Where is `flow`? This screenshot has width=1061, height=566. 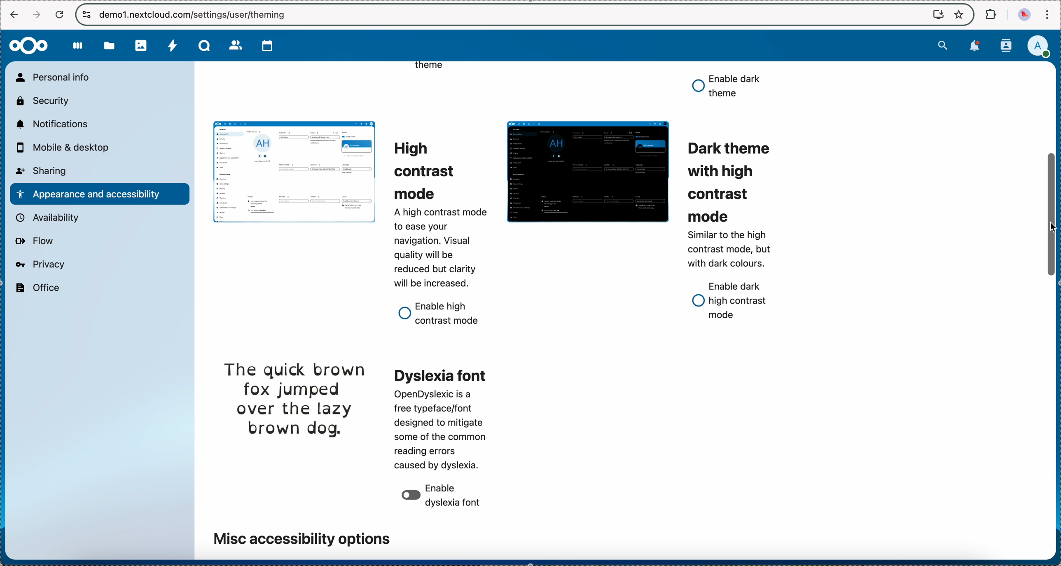 flow is located at coordinates (35, 242).